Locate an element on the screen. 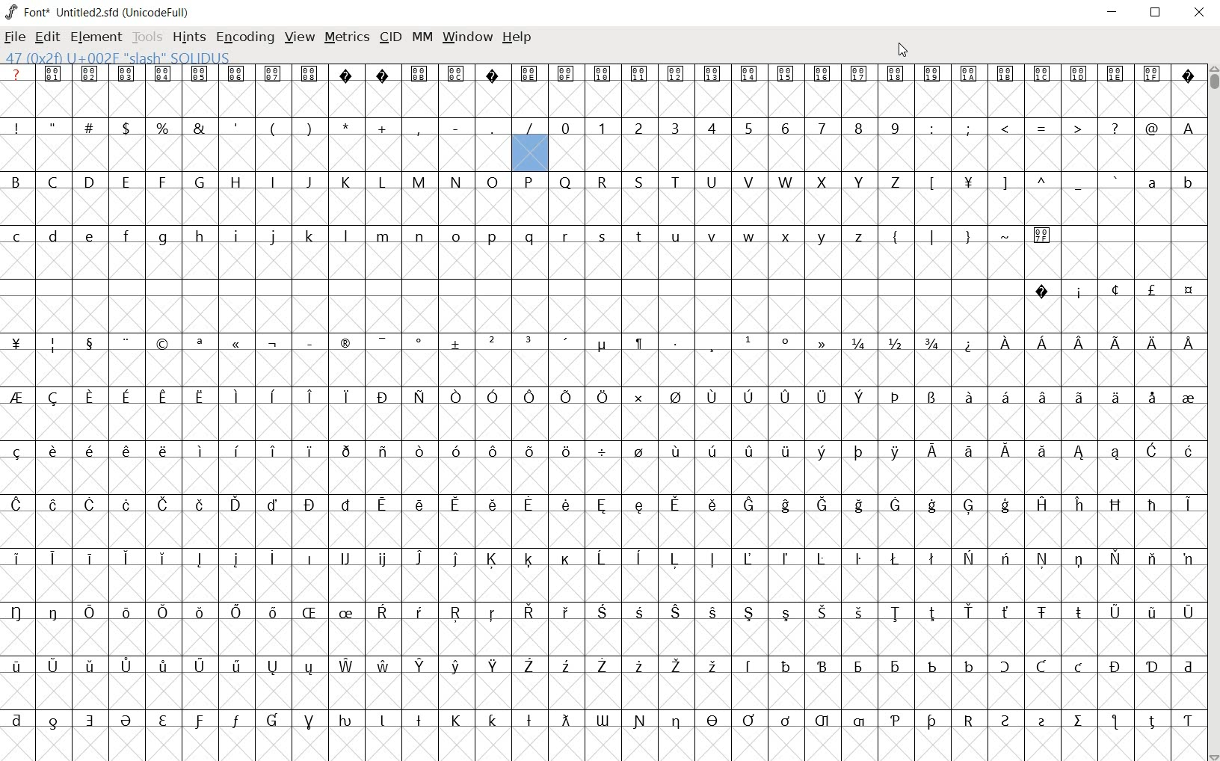  empty cells is located at coordinates (600, 208).